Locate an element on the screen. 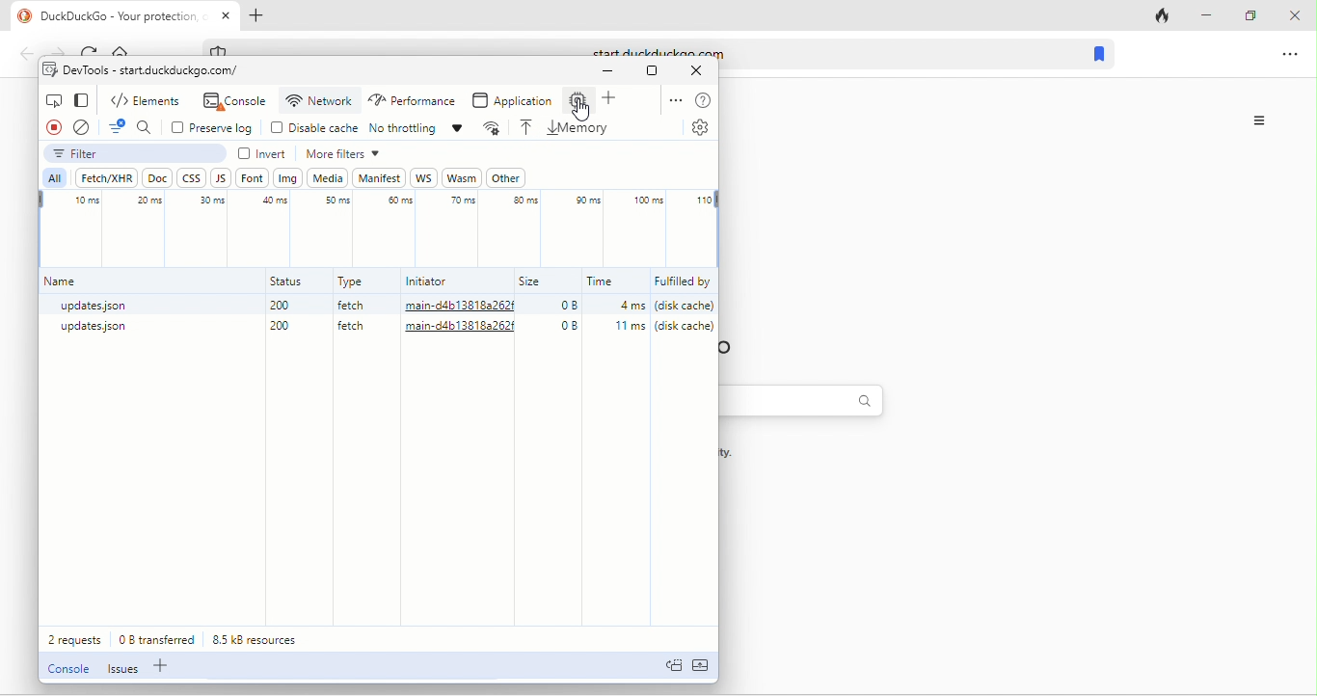 The image size is (1317, 696). clear is located at coordinates (85, 127).